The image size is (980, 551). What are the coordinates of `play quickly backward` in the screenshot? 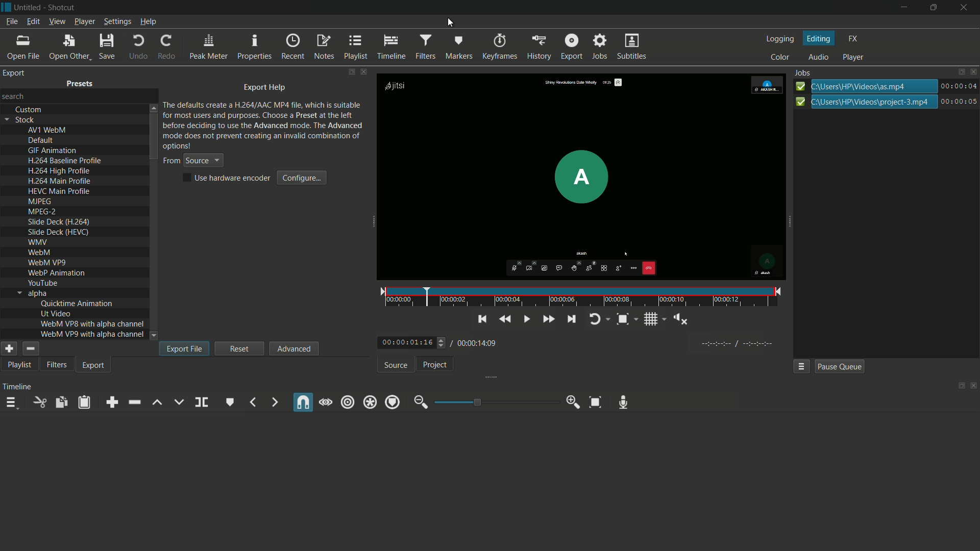 It's located at (507, 319).